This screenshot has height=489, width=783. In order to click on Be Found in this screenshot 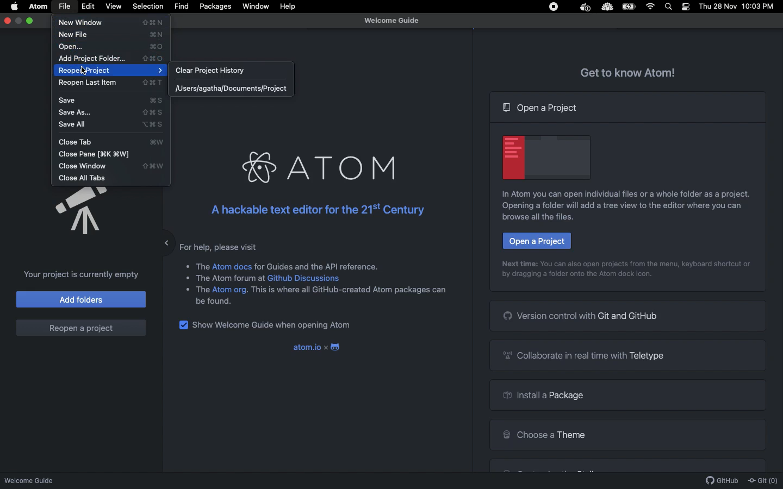, I will do `click(218, 302)`.